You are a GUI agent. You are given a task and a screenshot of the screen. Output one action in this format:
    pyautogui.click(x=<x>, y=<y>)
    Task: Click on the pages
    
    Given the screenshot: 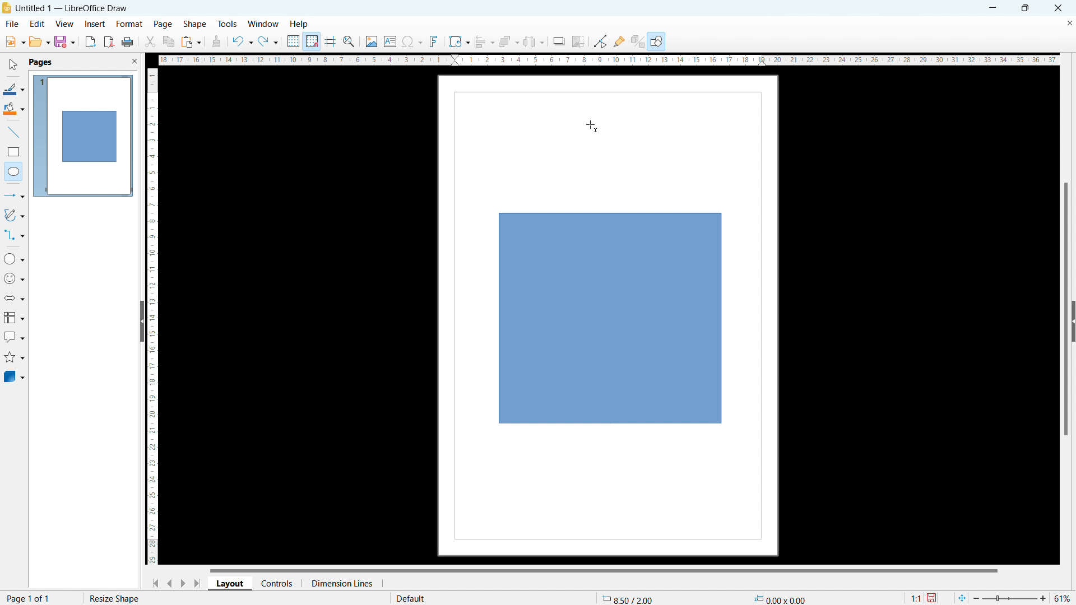 What is the action you would take?
    pyautogui.click(x=40, y=62)
    